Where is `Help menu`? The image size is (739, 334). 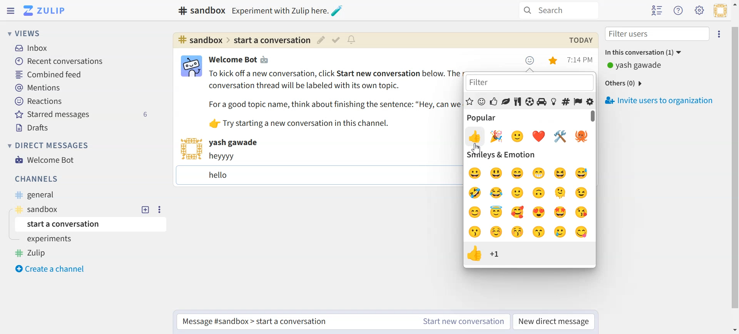
Help menu is located at coordinates (679, 10).